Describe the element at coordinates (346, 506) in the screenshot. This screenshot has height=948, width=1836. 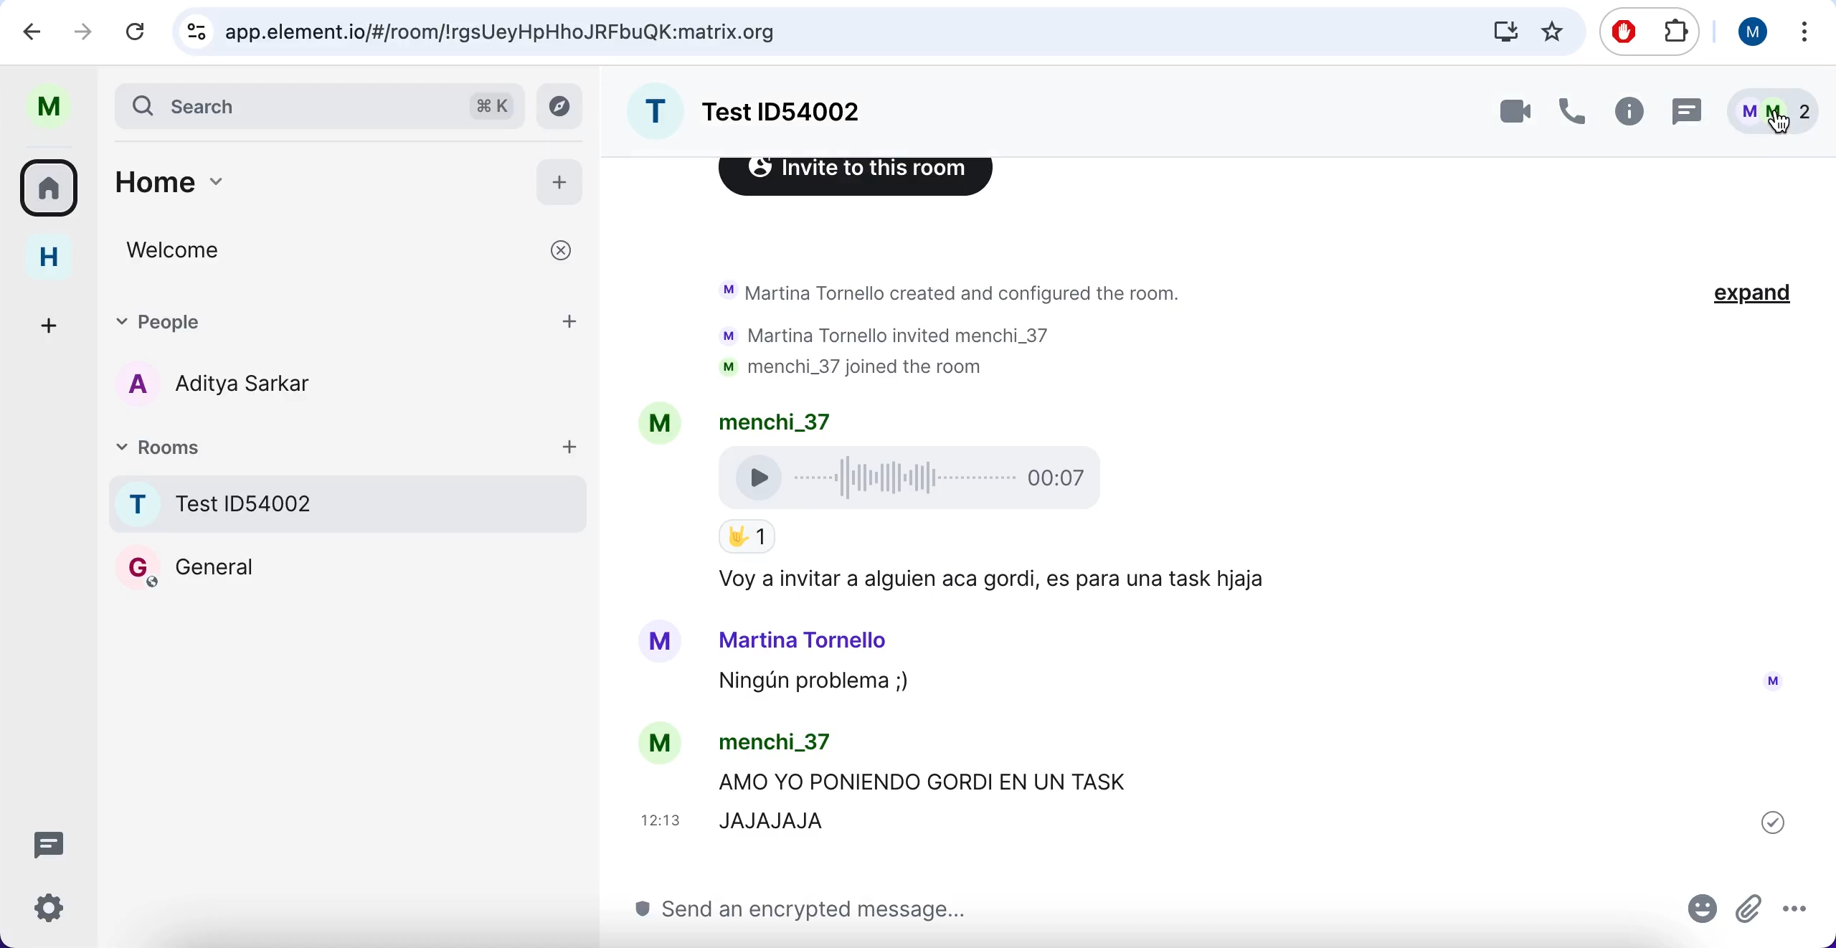
I see `rooms` at that location.